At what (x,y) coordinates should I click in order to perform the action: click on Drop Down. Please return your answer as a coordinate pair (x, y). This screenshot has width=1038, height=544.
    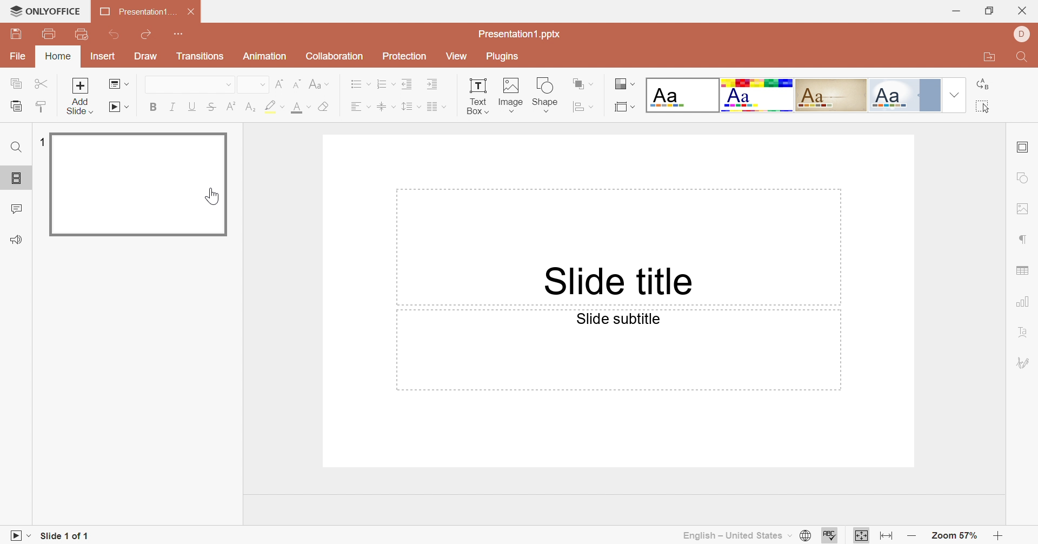
    Looking at the image, I should click on (635, 107).